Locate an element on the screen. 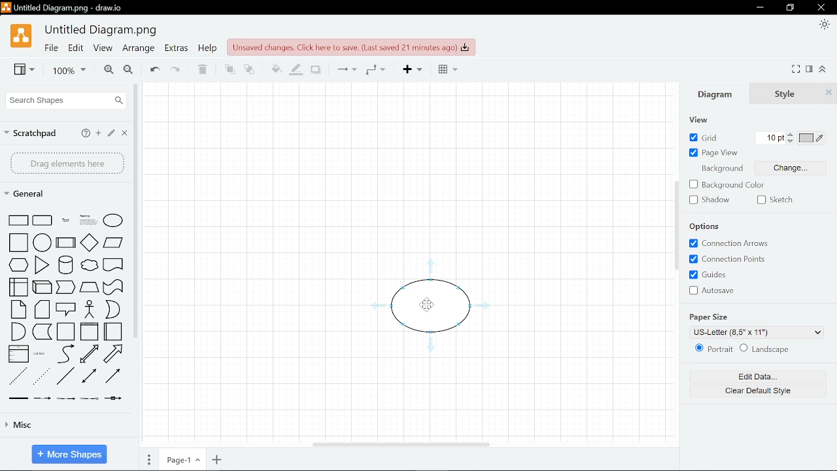 The width and height of the screenshot is (837, 471). Guides is located at coordinates (707, 274).